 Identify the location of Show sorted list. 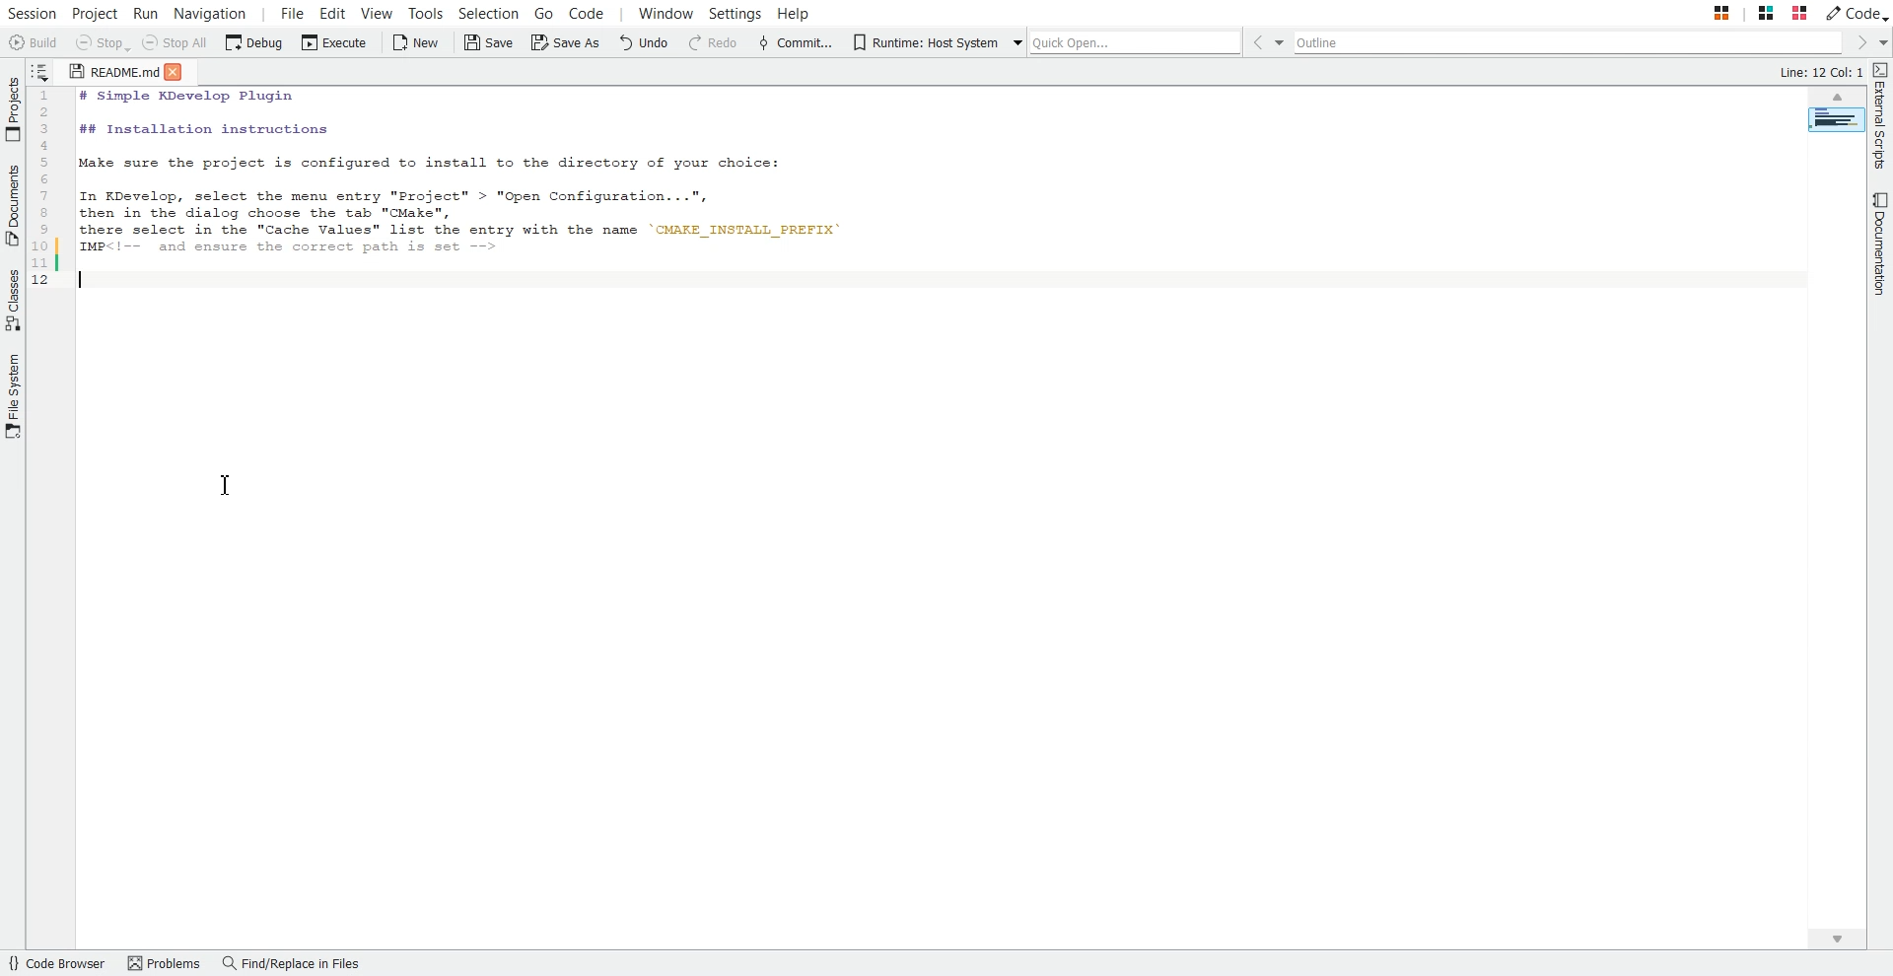
(40, 71).